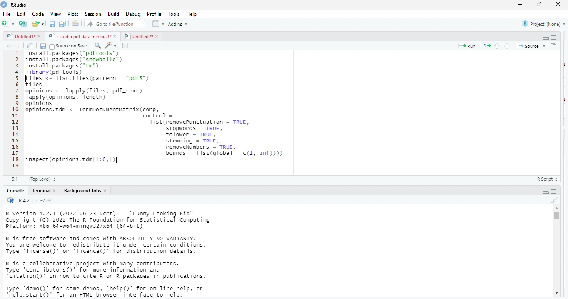  What do you see at coordinates (15, 191) in the screenshot?
I see `console` at bounding box center [15, 191].